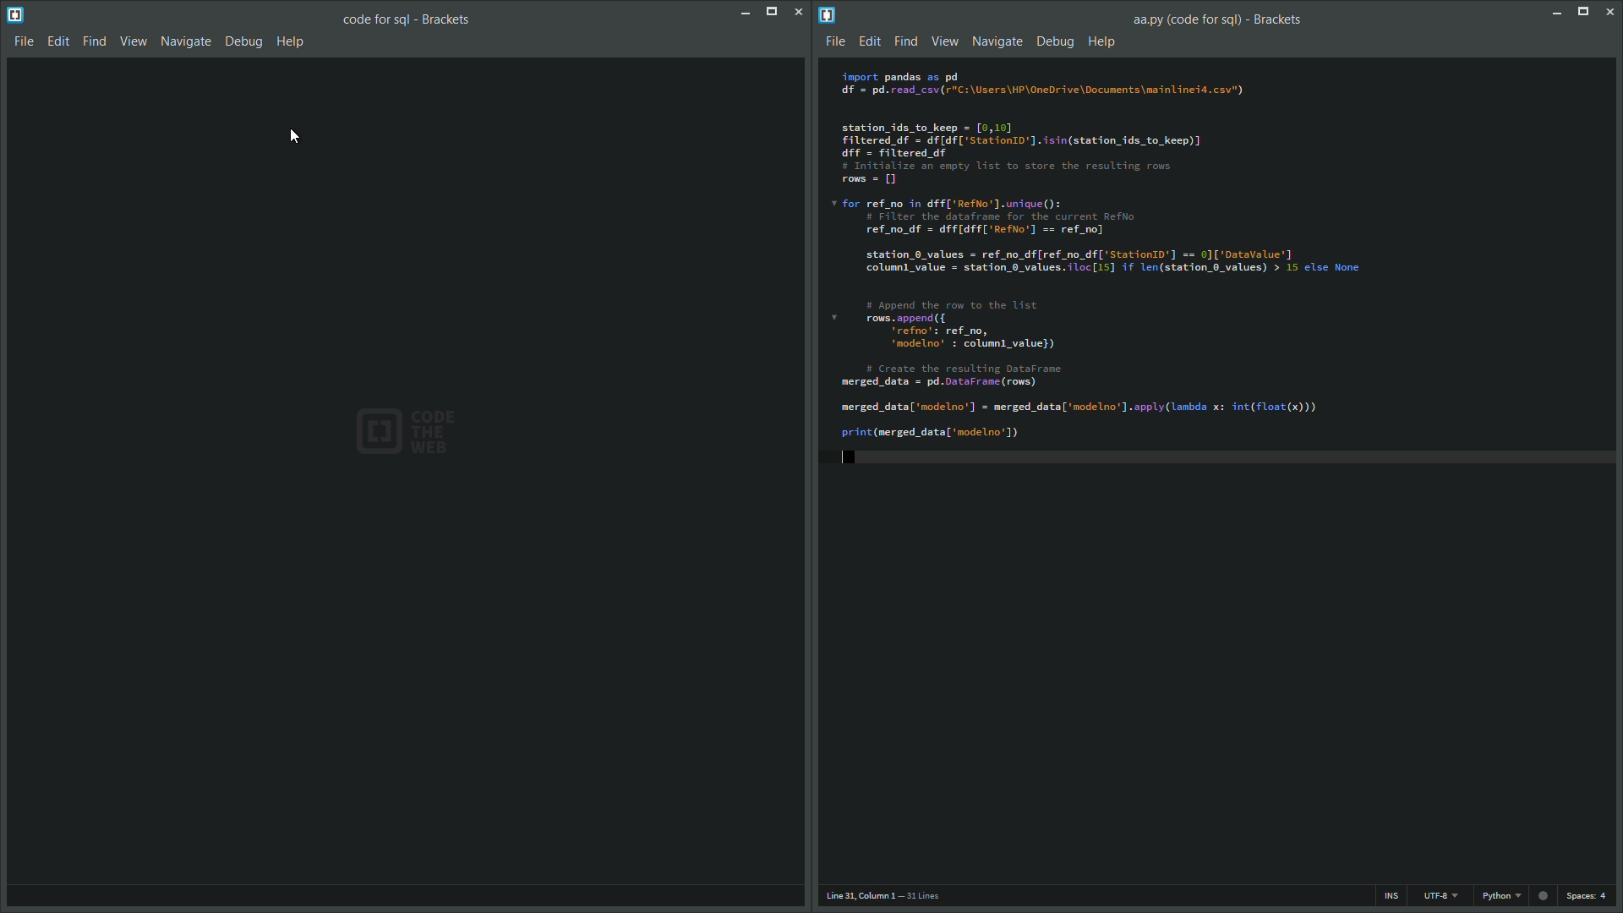 The height and width of the screenshot is (913, 1623). What do you see at coordinates (1611, 13) in the screenshot?
I see `close` at bounding box center [1611, 13].